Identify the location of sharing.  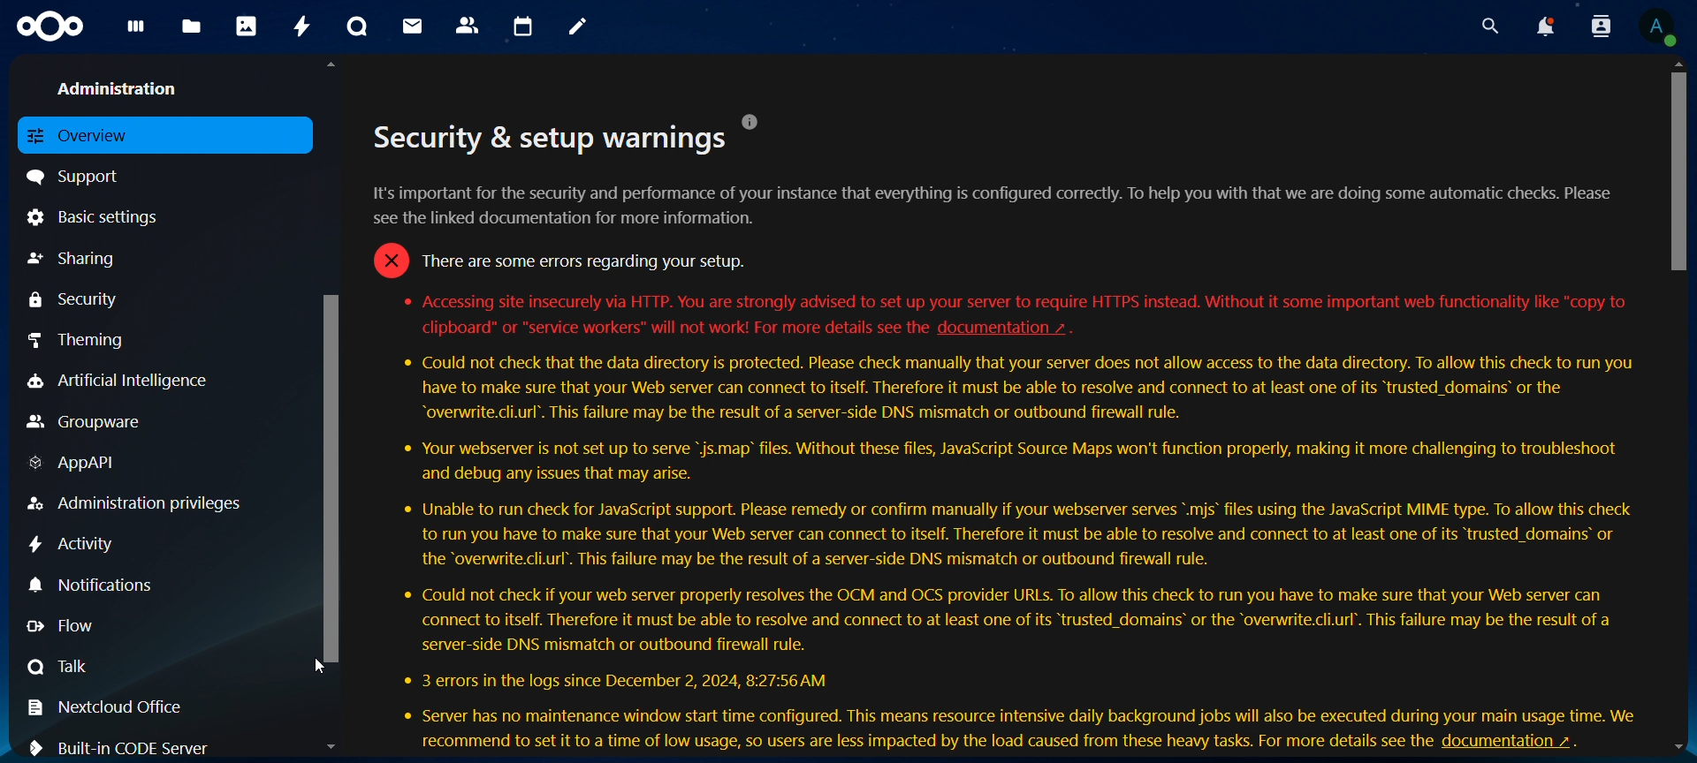
(75, 259).